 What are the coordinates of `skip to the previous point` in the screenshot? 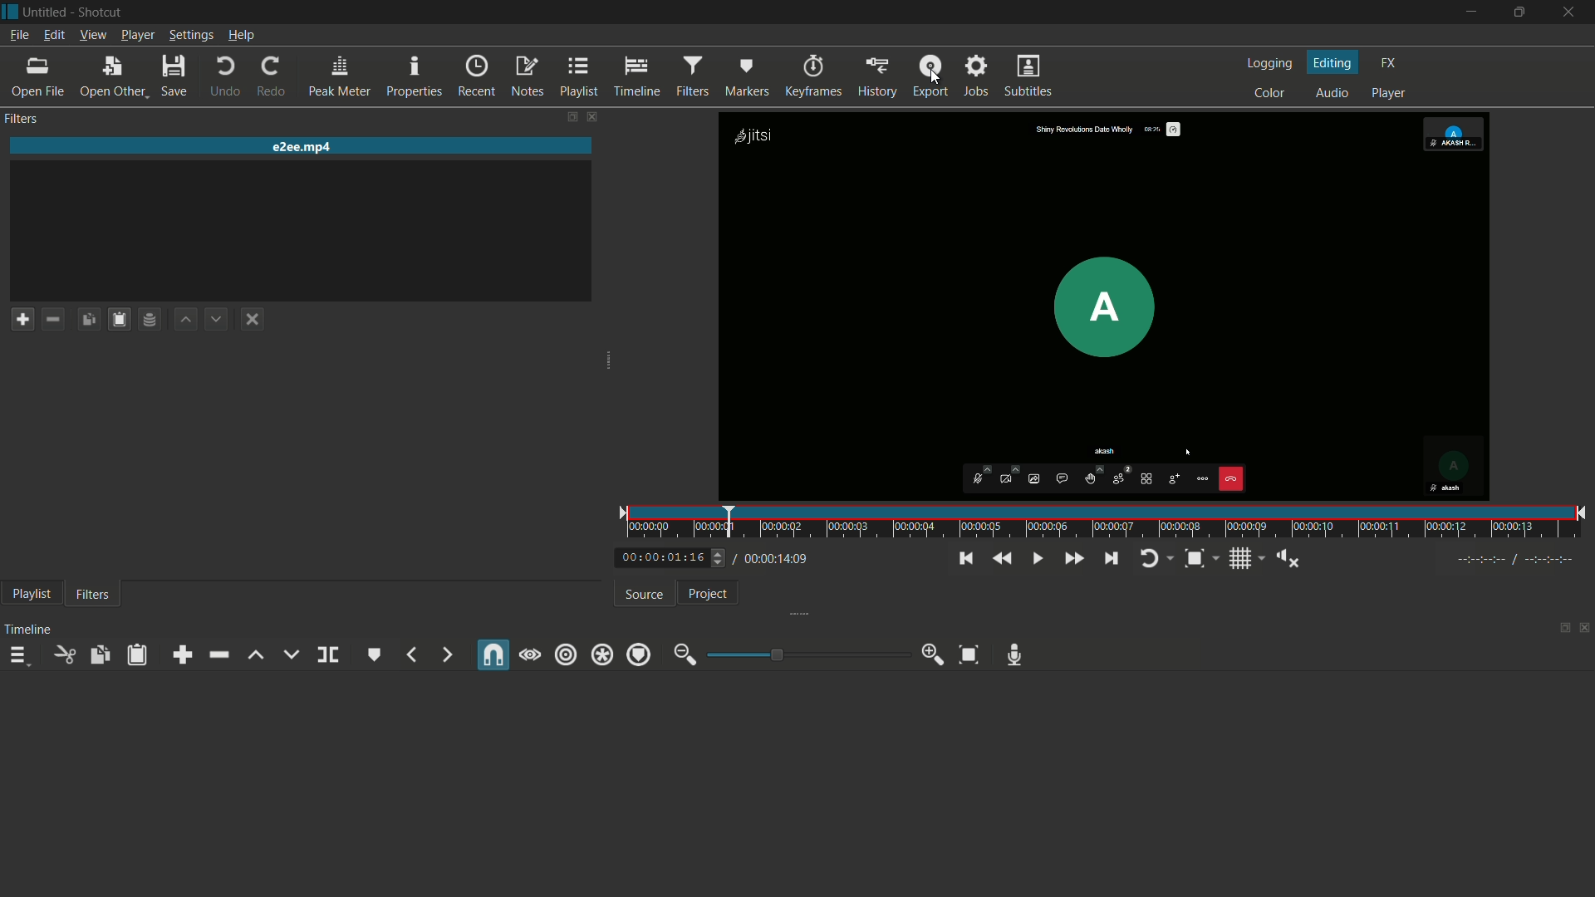 It's located at (964, 559).